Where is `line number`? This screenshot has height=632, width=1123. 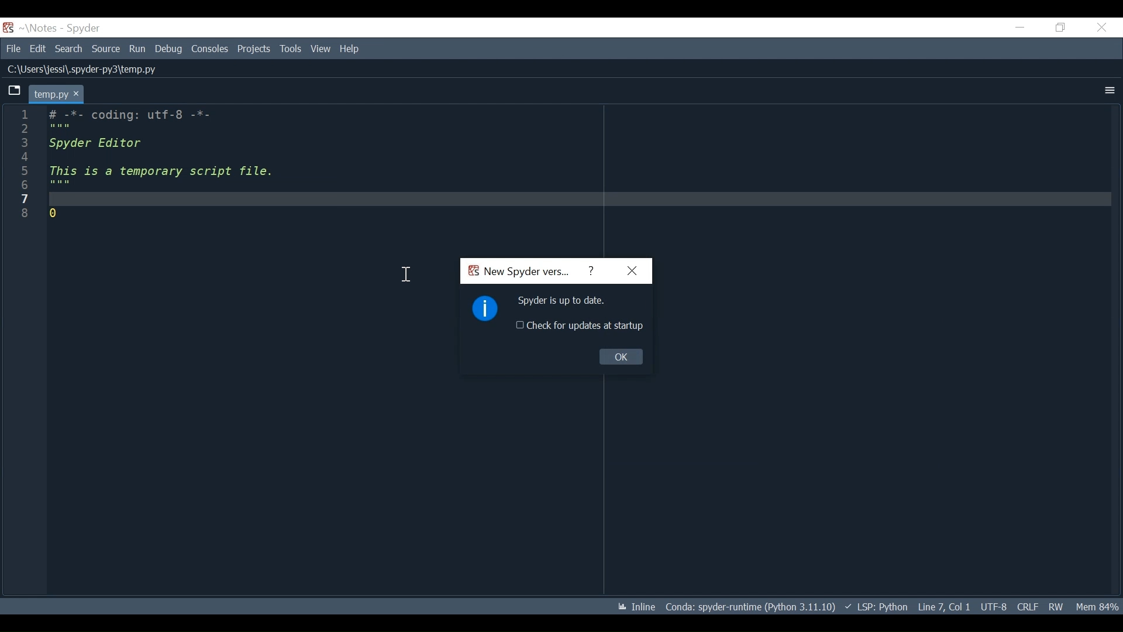 line number is located at coordinates (24, 164).